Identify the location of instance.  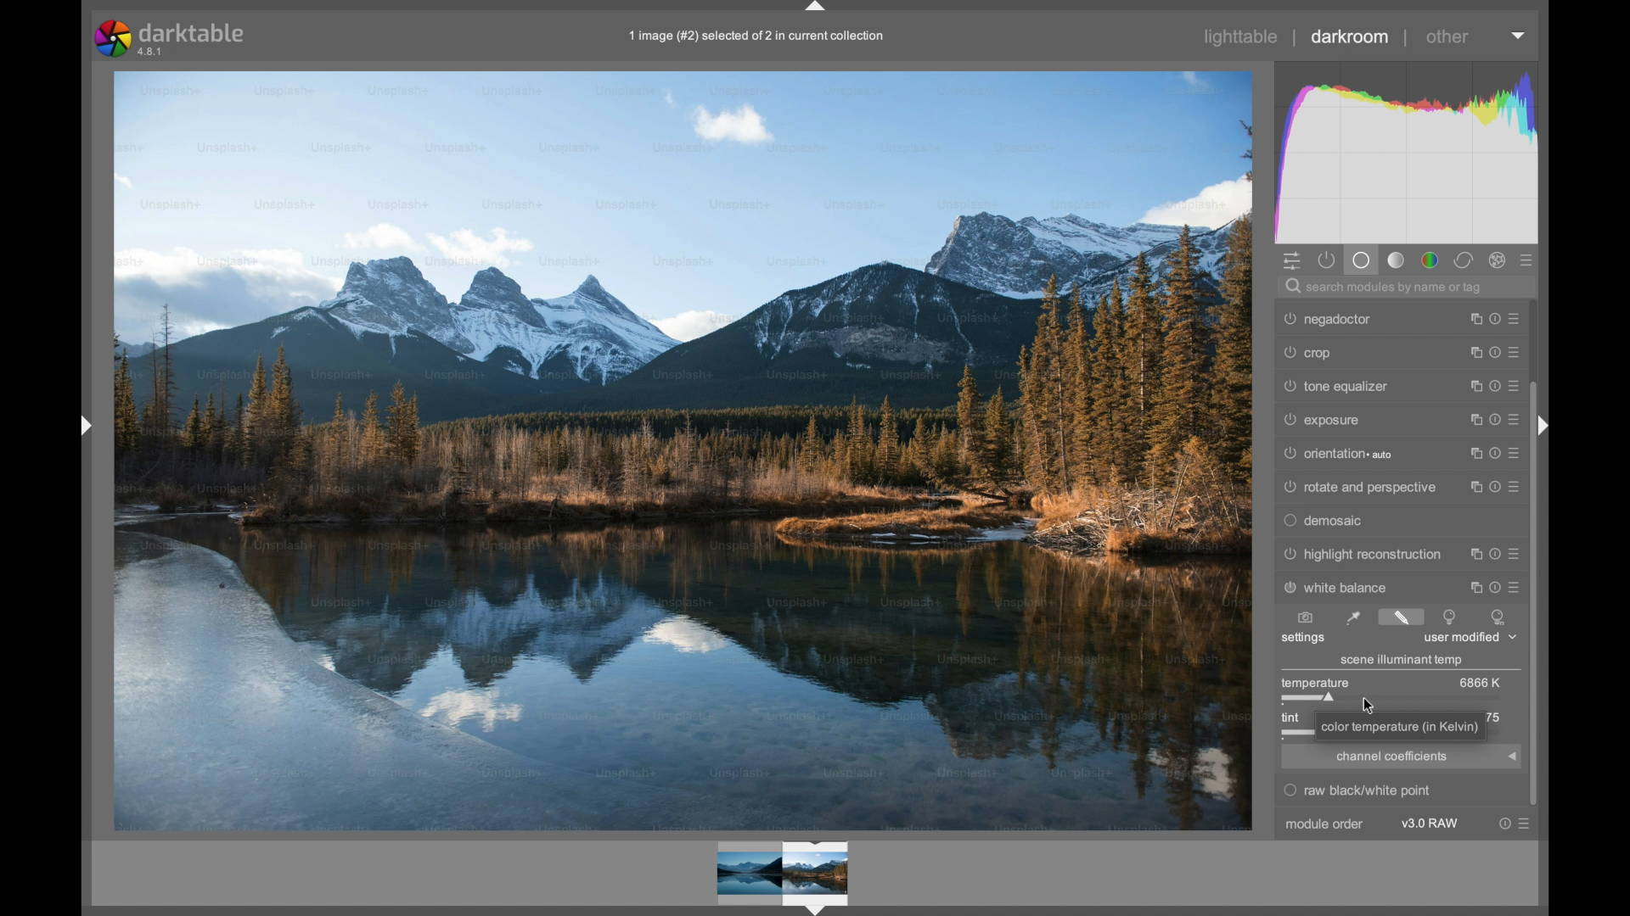
(1474, 584).